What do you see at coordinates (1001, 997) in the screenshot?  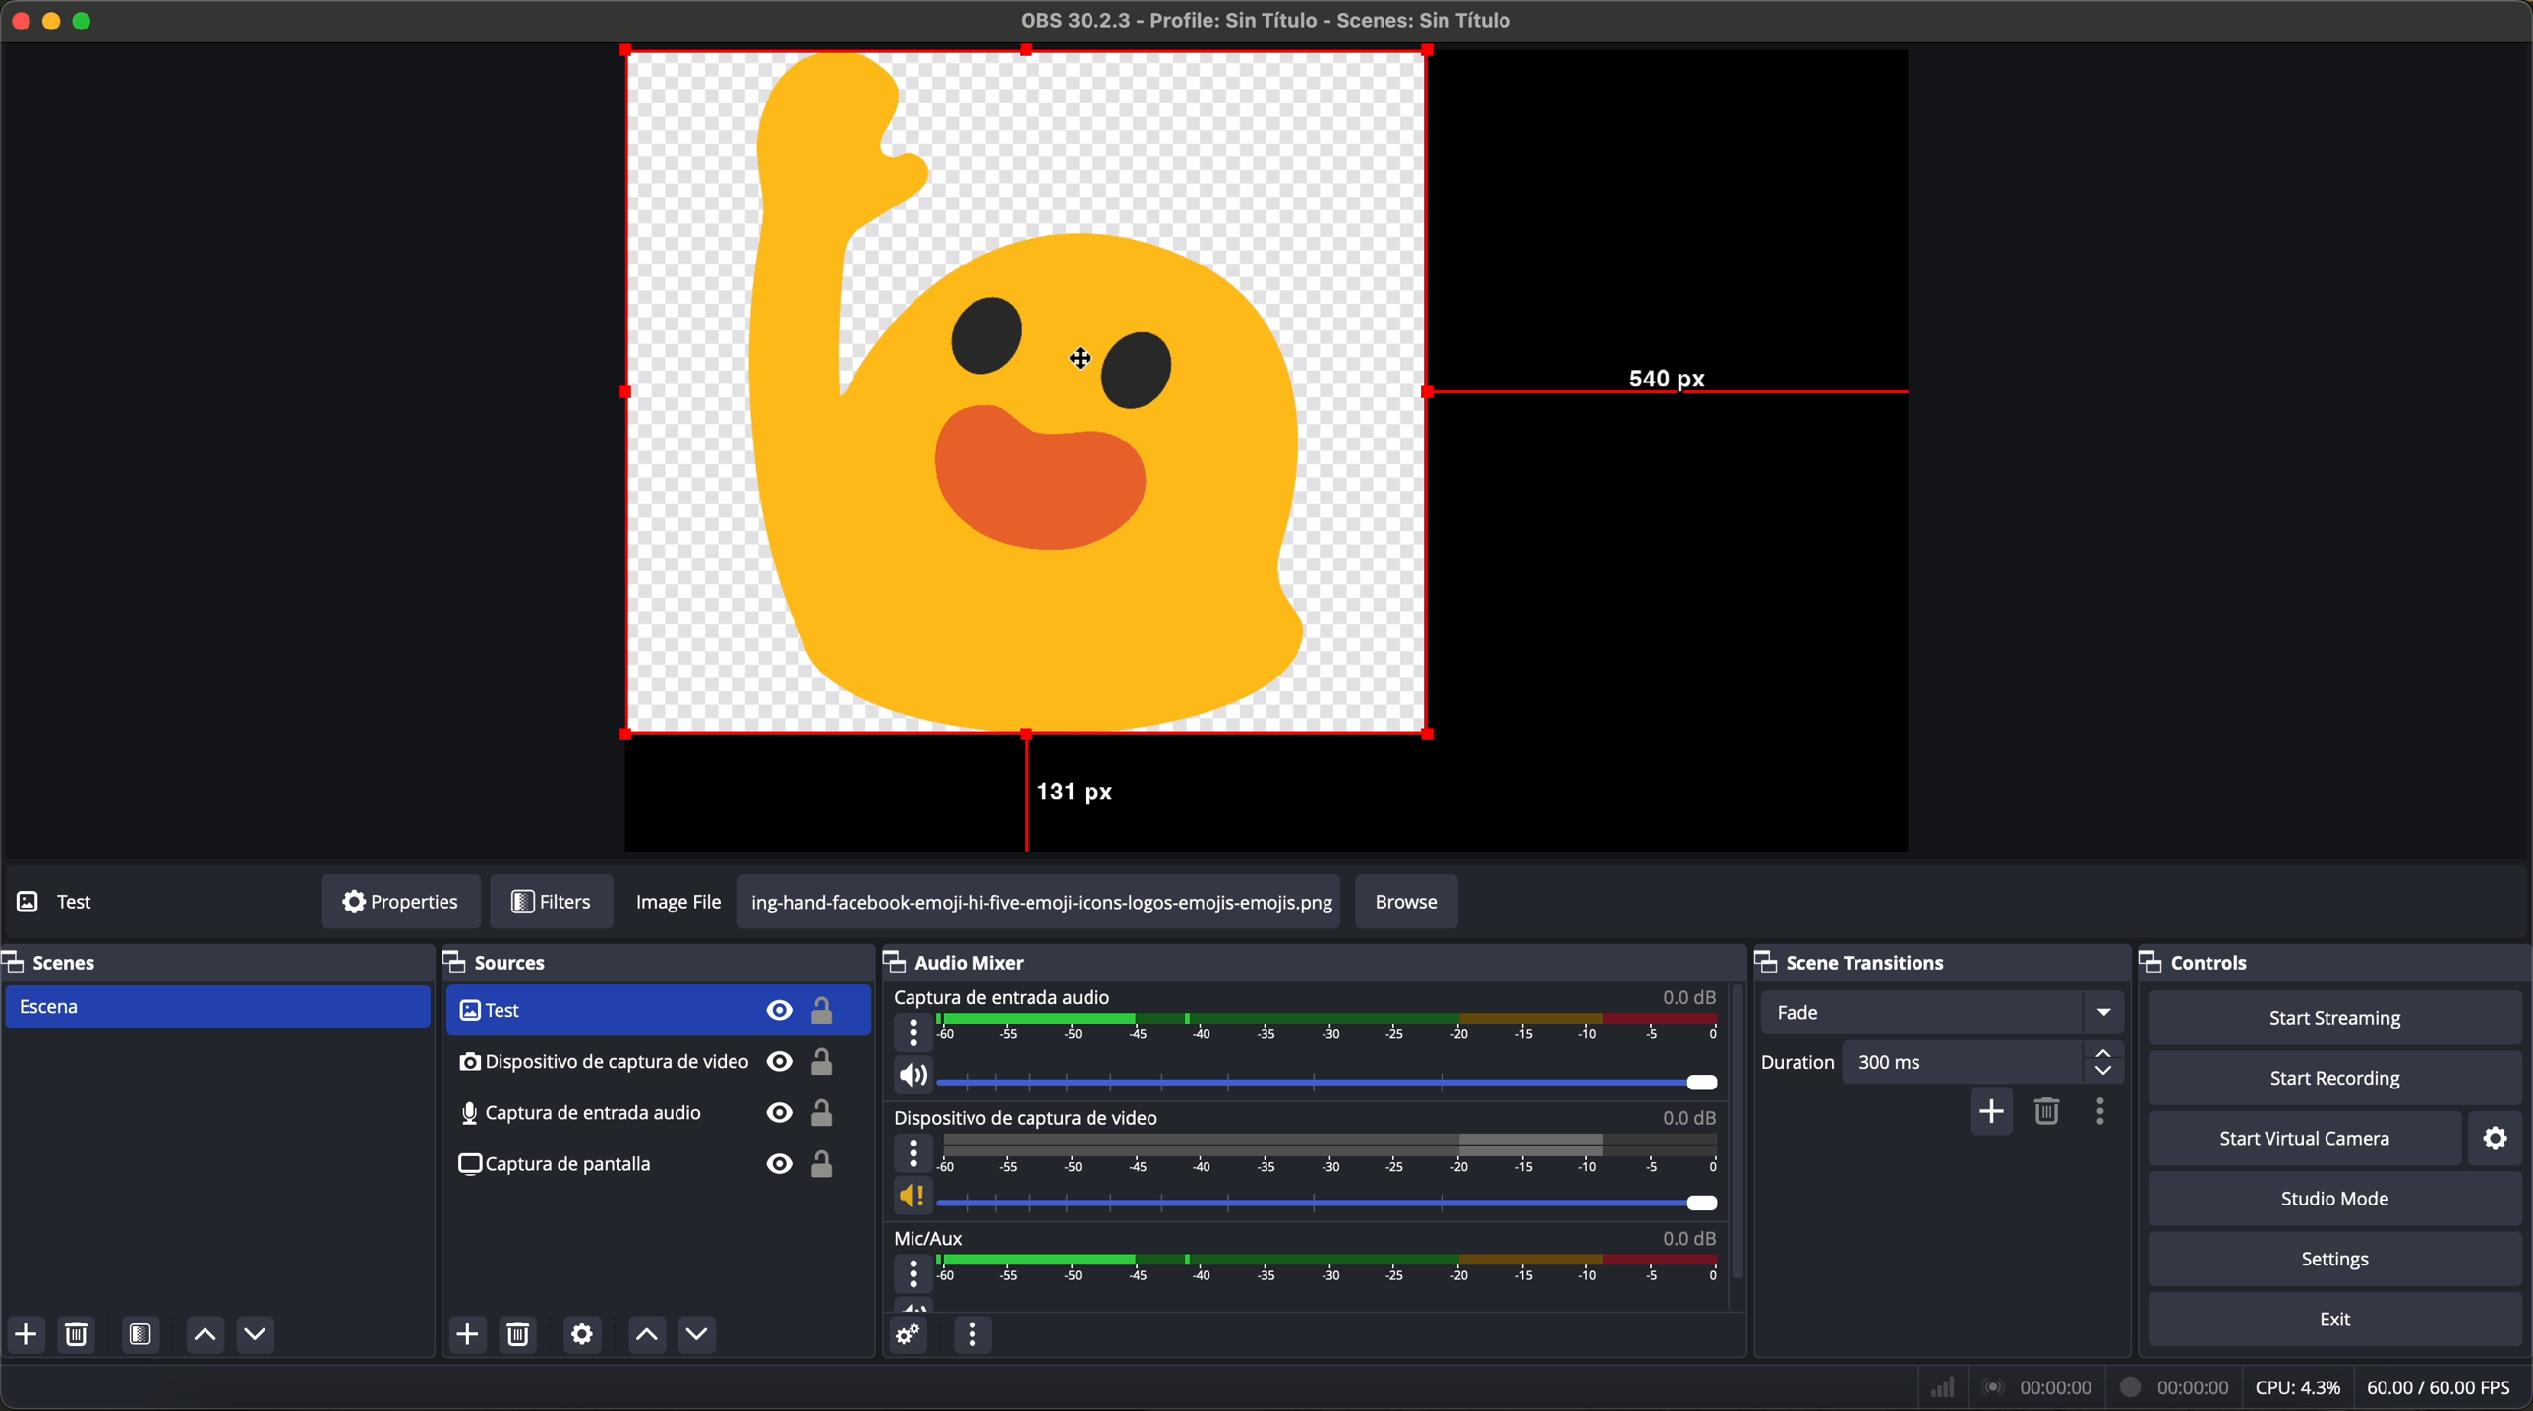 I see `audio input capture` at bounding box center [1001, 997].